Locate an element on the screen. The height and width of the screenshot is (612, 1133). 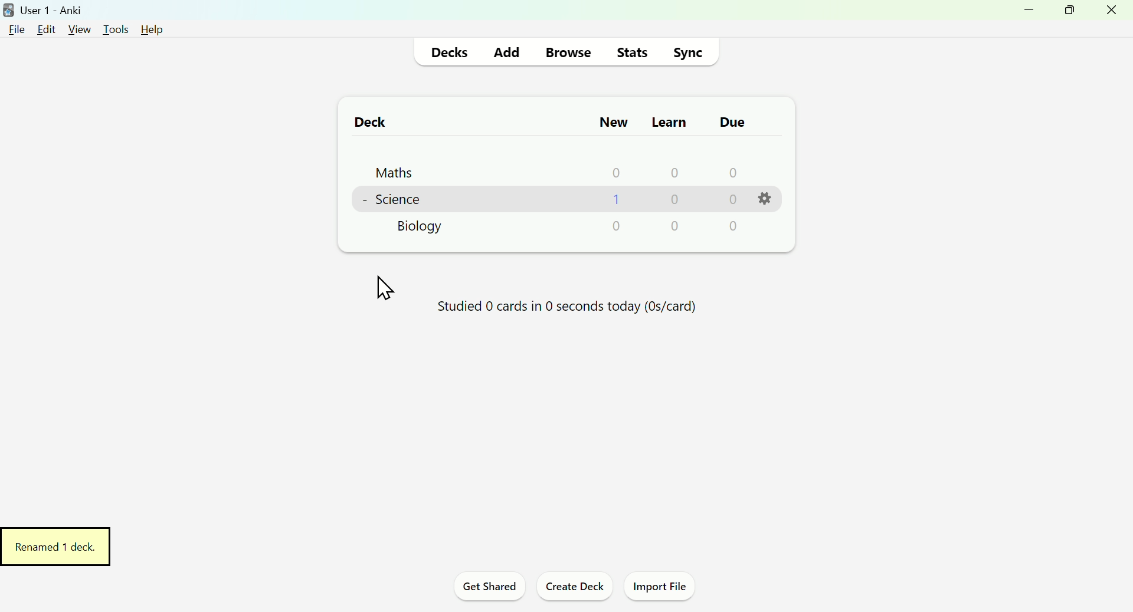
Deck is located at coordinates (364, 121).